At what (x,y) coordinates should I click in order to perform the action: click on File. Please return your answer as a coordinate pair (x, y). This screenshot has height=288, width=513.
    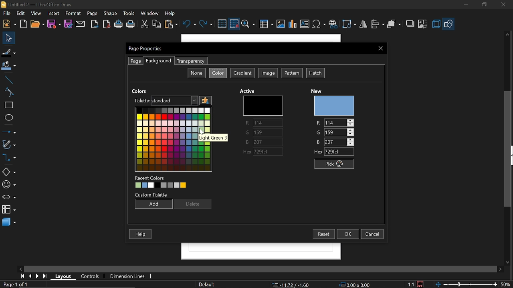
    Looking at the image, I should click on (7, 13).